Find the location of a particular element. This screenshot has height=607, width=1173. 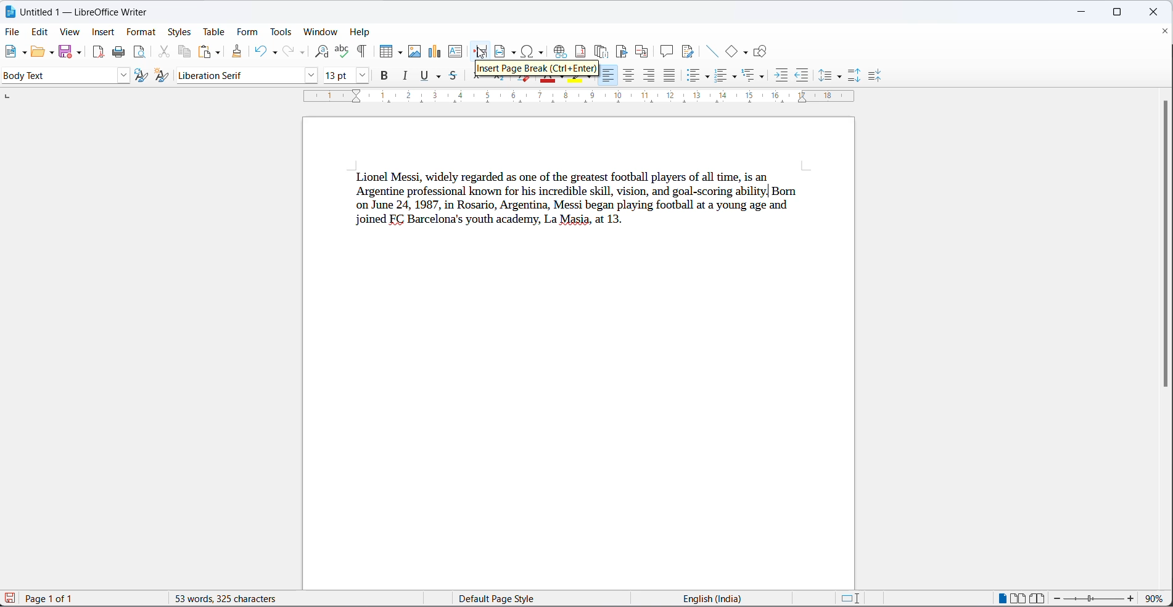

toggle ordered list  is located at coordinates (722, 75).